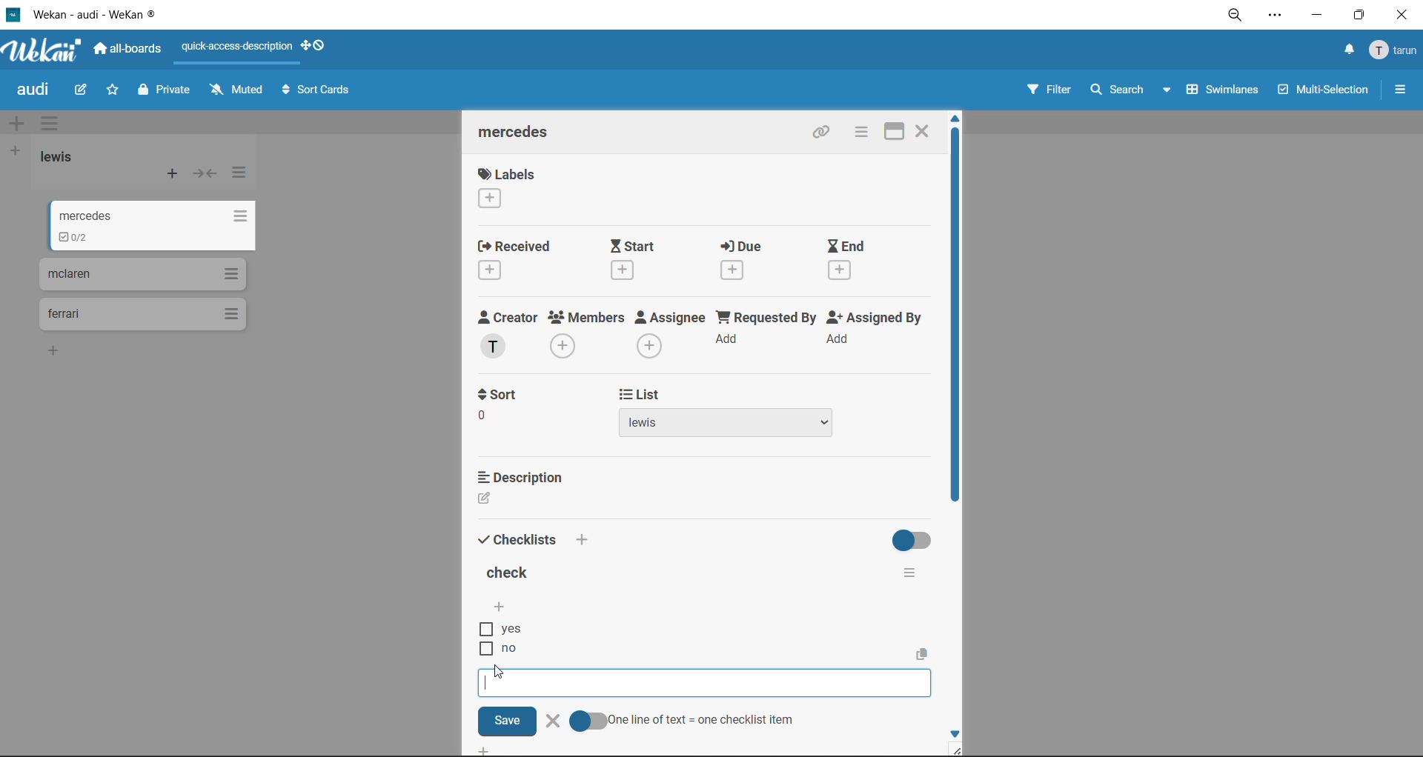 The image size is (1423, 757). What do you see at coordinates (232, 216) in the screenshot?
I see `list actions` at bounding box center [232, 216].